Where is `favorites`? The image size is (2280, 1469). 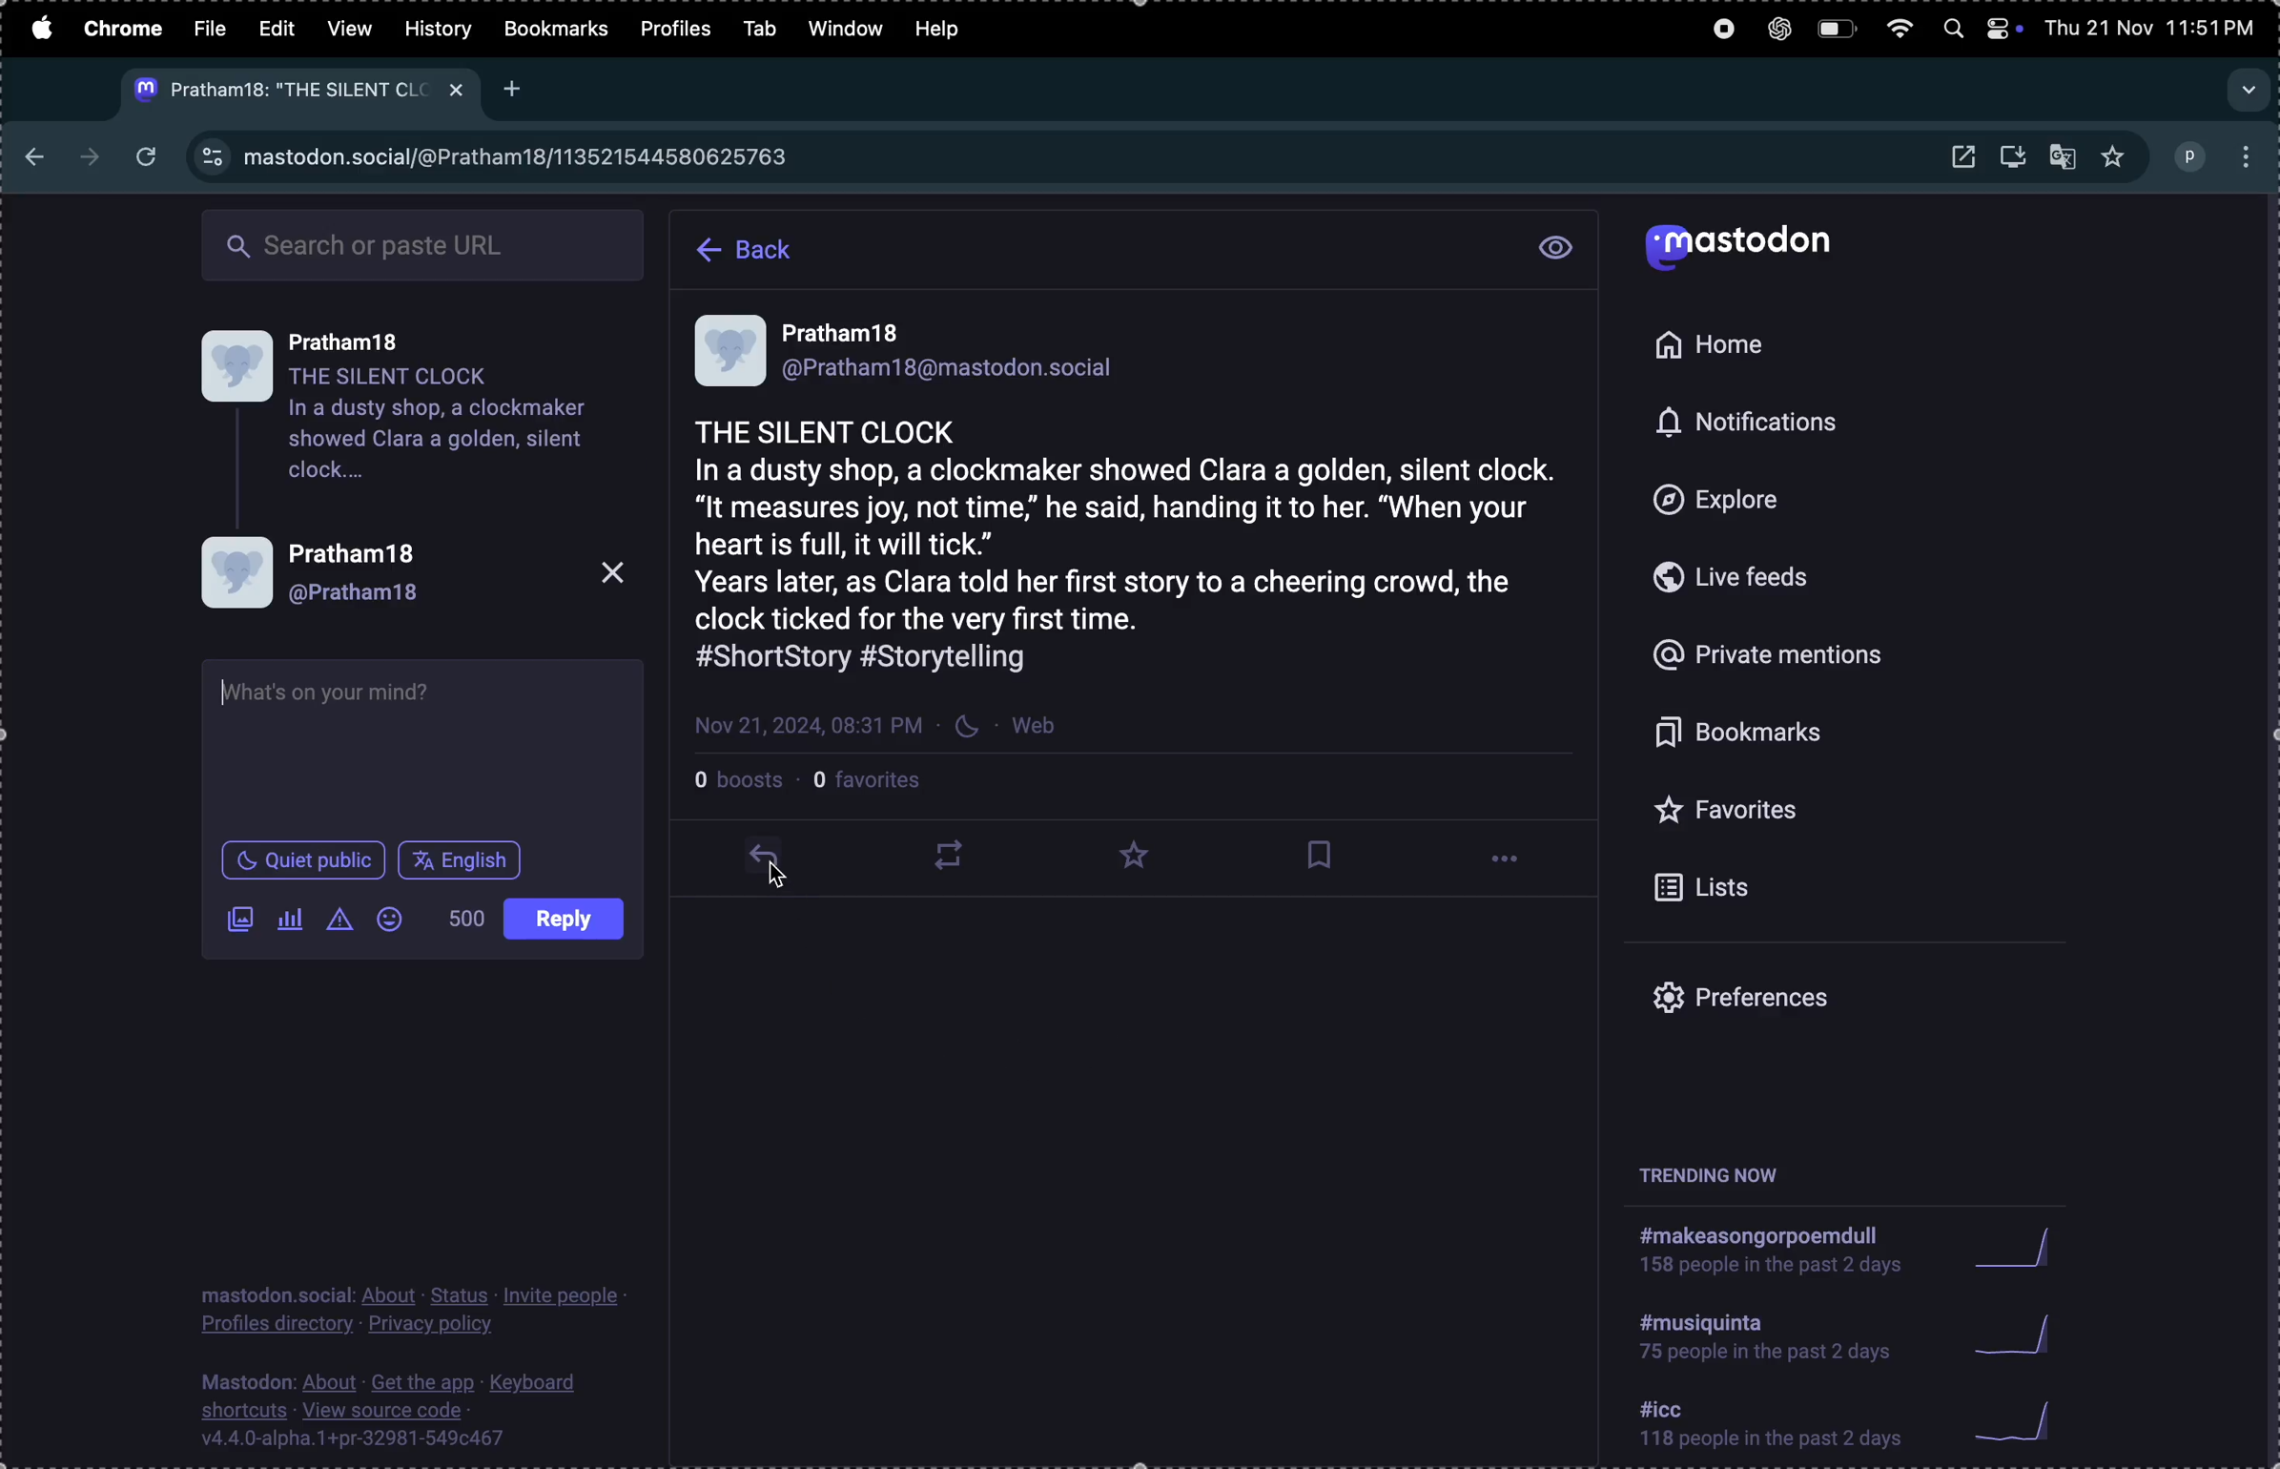 favorites is located at coordinates (2114, 159).